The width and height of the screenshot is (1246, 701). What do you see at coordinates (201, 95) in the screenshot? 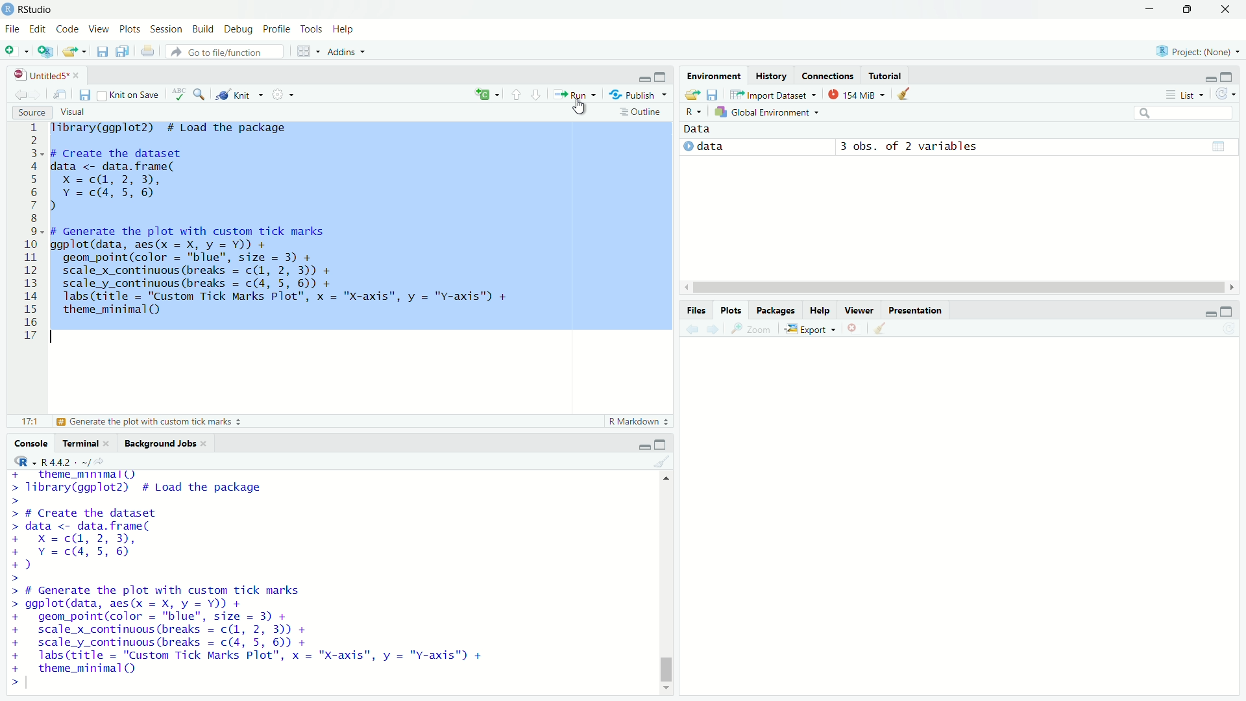
I see `find/replace` at bounding box center [201, 95].